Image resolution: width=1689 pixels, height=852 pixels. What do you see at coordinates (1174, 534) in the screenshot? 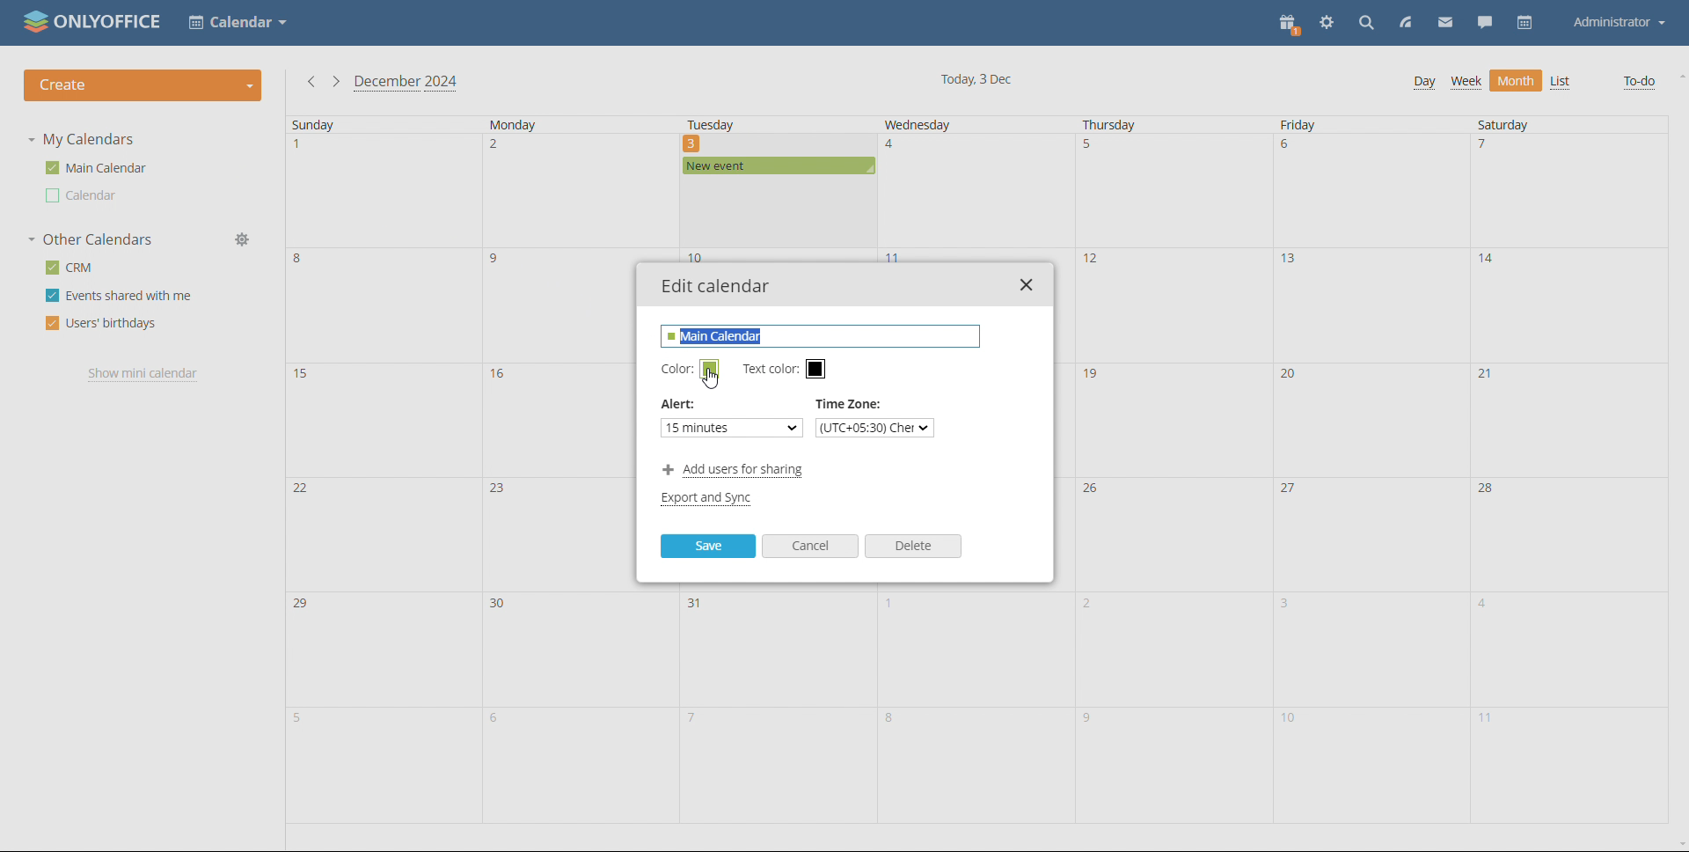
I see `adte` at bounding box center [1174, 534].